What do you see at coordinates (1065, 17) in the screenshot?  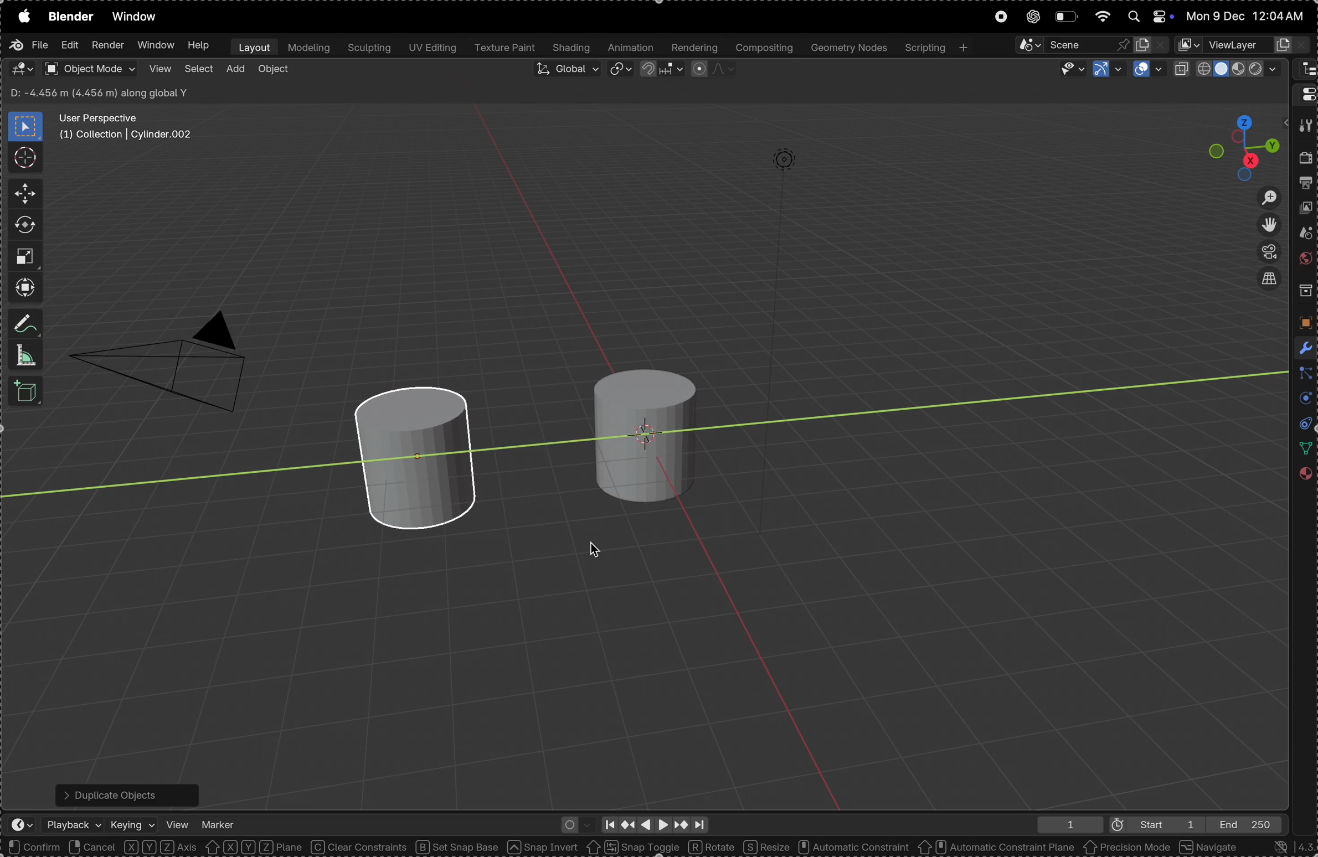 I see `battery` at bounding box center [1065, 17].